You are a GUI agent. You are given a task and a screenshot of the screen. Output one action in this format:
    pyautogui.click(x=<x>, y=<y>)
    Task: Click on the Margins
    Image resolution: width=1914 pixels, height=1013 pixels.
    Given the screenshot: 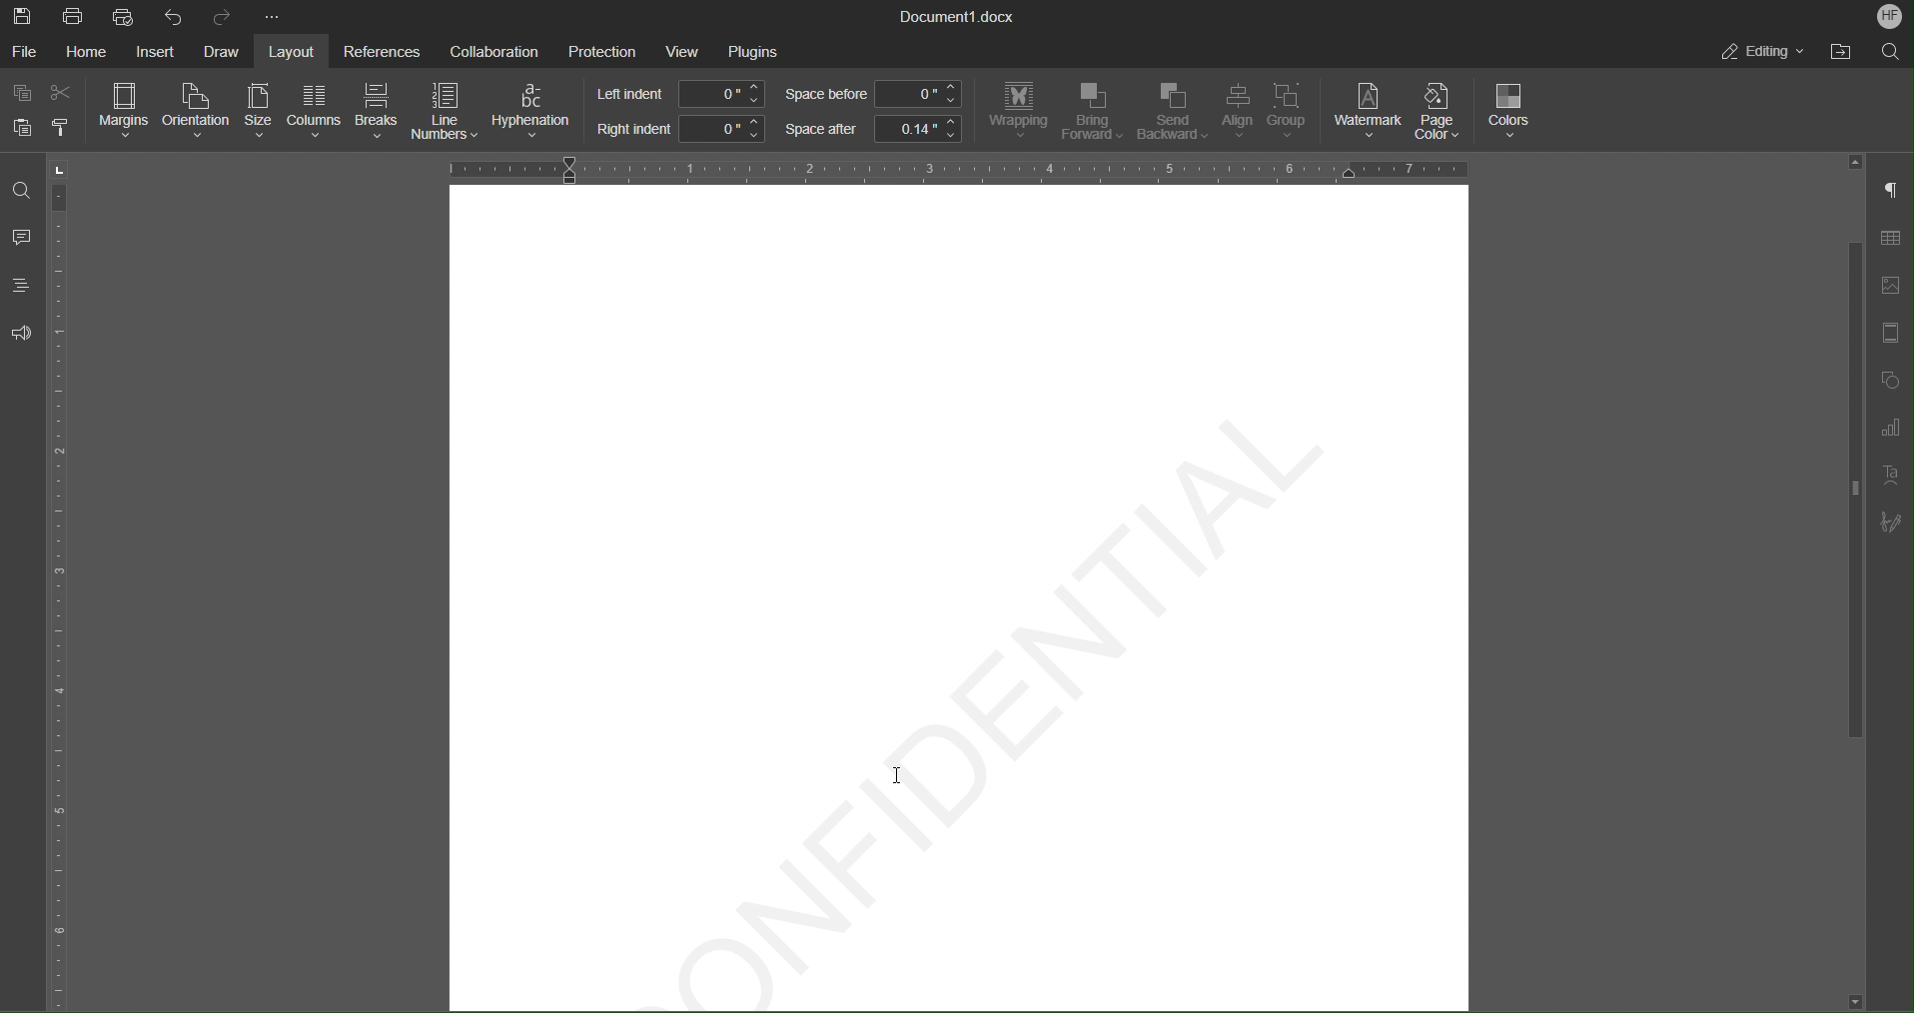 What is the action you would take?
    pyautogui.click(x=126, y=111)
    